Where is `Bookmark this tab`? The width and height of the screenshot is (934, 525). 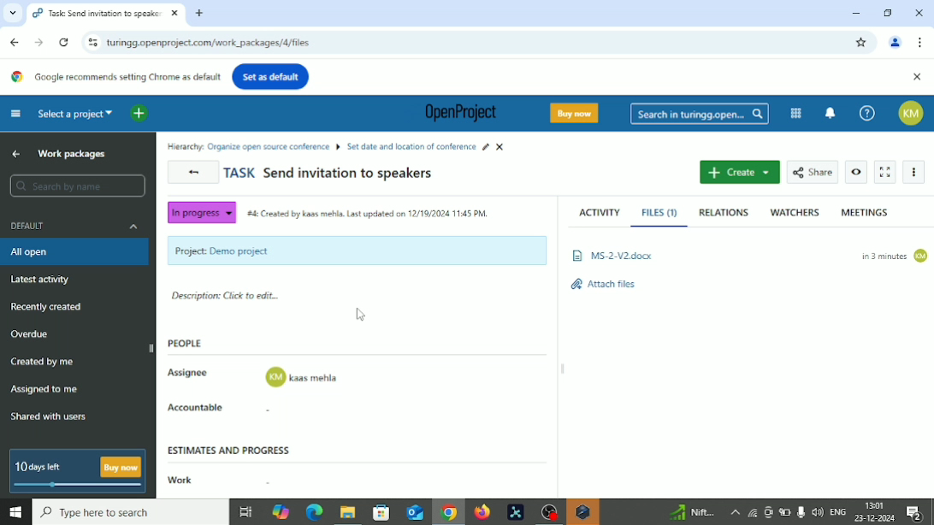 Bookmark this tab is located at coordinates (861, 43).